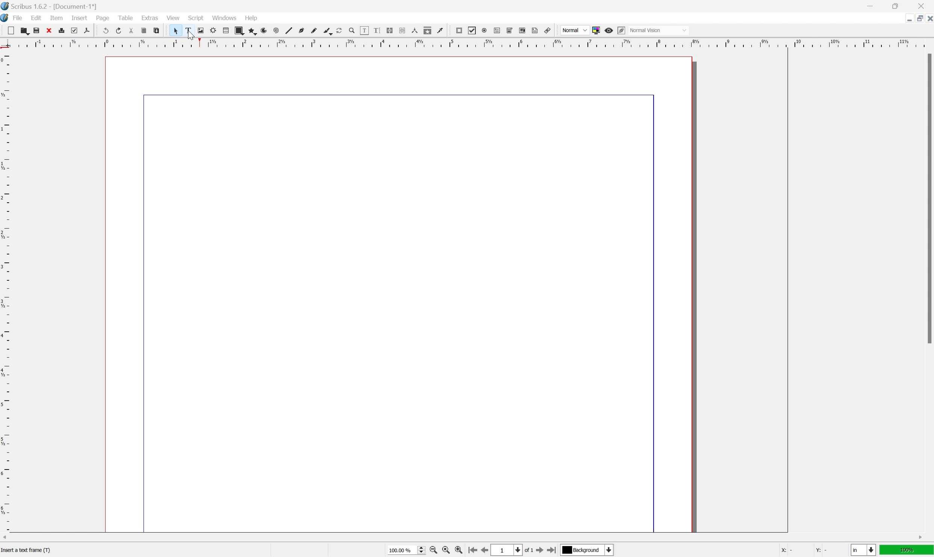  I want to click on item, so click(58, 18).